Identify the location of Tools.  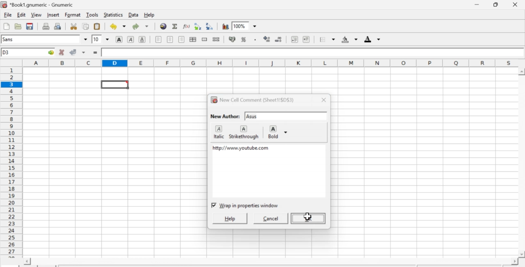
(93, 15).